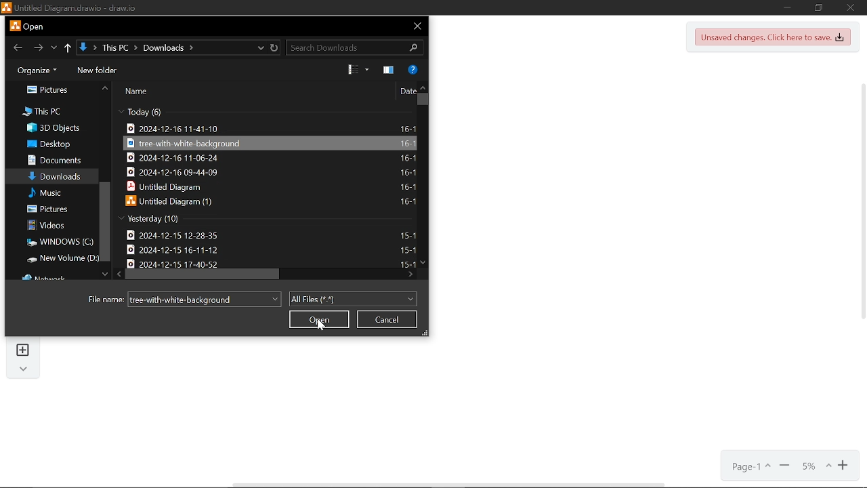 Image resolution: width=867 pixels, height=488 pixels. I want to click on Creation date, so click(172, 220).